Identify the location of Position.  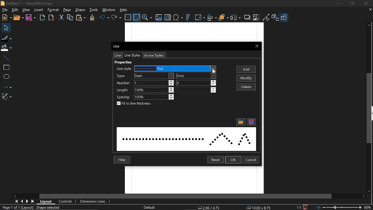
(210, 208).